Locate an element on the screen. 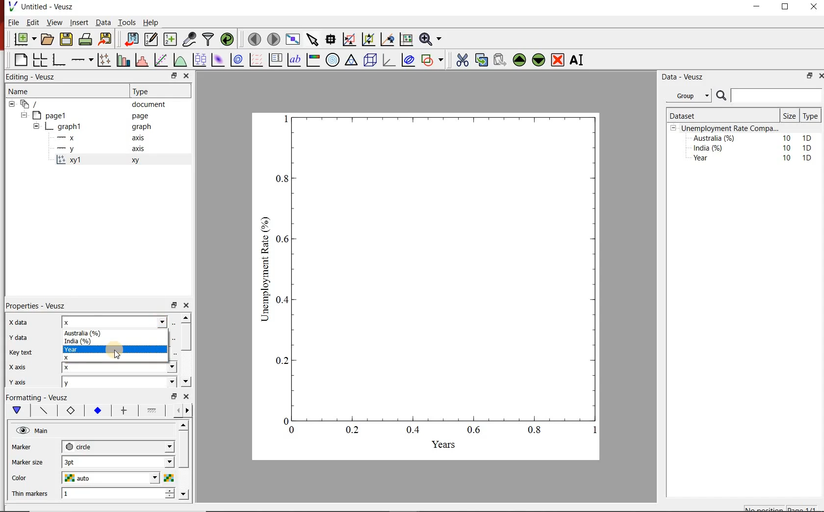 The image size is (824, 512). Size is located at coordinates (791, 116).